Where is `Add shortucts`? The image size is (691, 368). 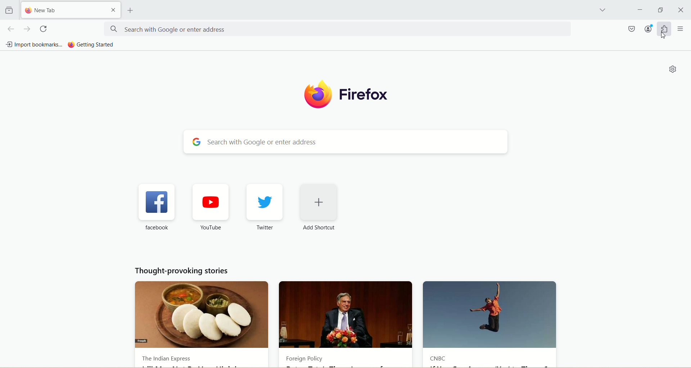
Add shortucts is located at coordinates (320, 208).